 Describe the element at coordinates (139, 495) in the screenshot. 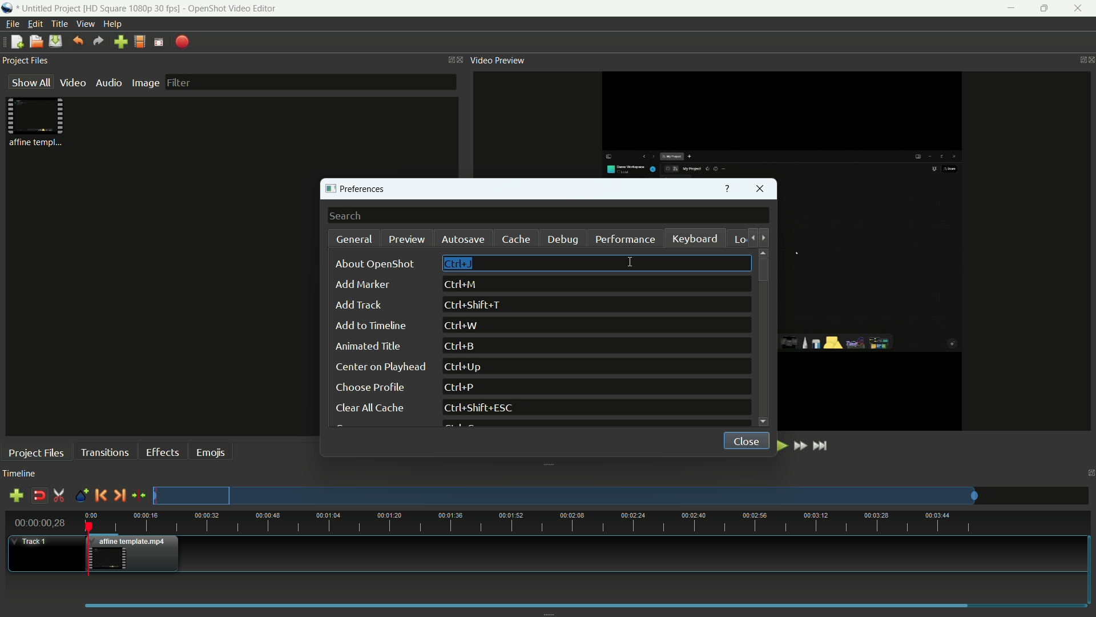

I see `center the timeline on the playhead` at that location.